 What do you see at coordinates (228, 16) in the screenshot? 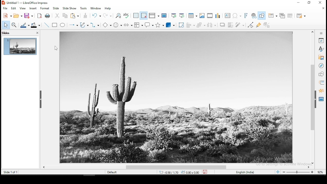
I see `text box` at bounding box center [228, 16].